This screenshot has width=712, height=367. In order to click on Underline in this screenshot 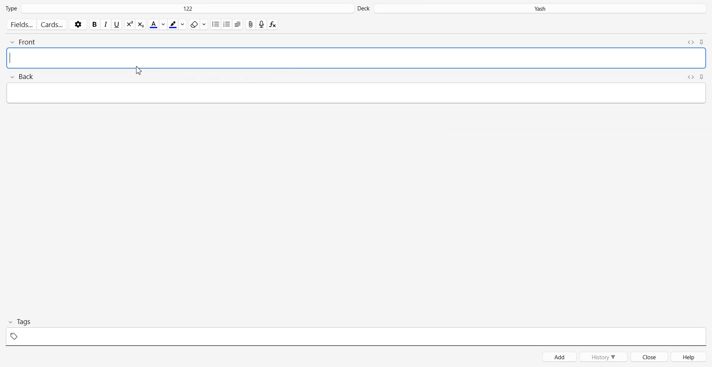, I will do `click(117, 24)`.